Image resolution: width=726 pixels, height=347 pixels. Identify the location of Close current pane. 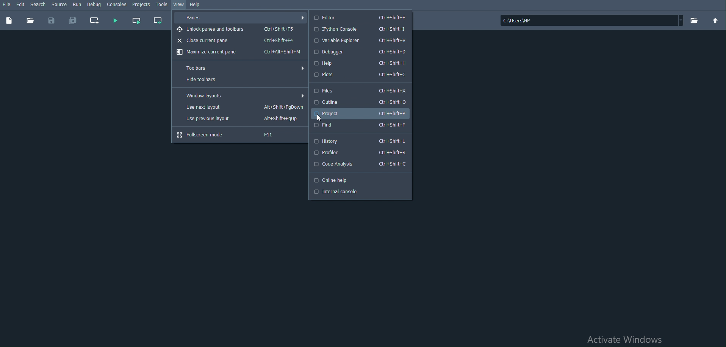
(239, 40).